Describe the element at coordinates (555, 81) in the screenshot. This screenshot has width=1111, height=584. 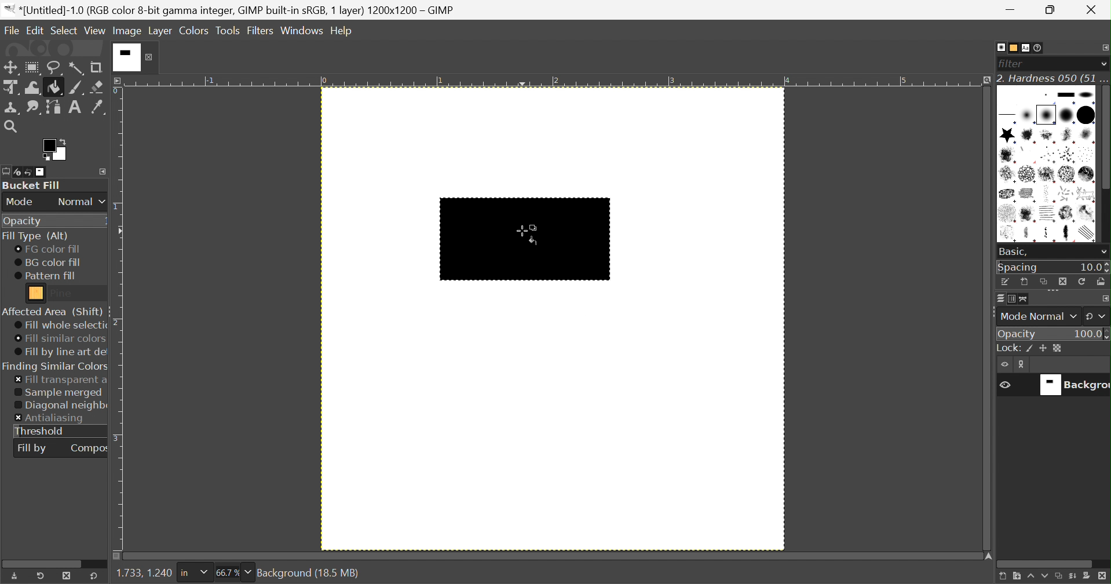
I see `2` at that location.